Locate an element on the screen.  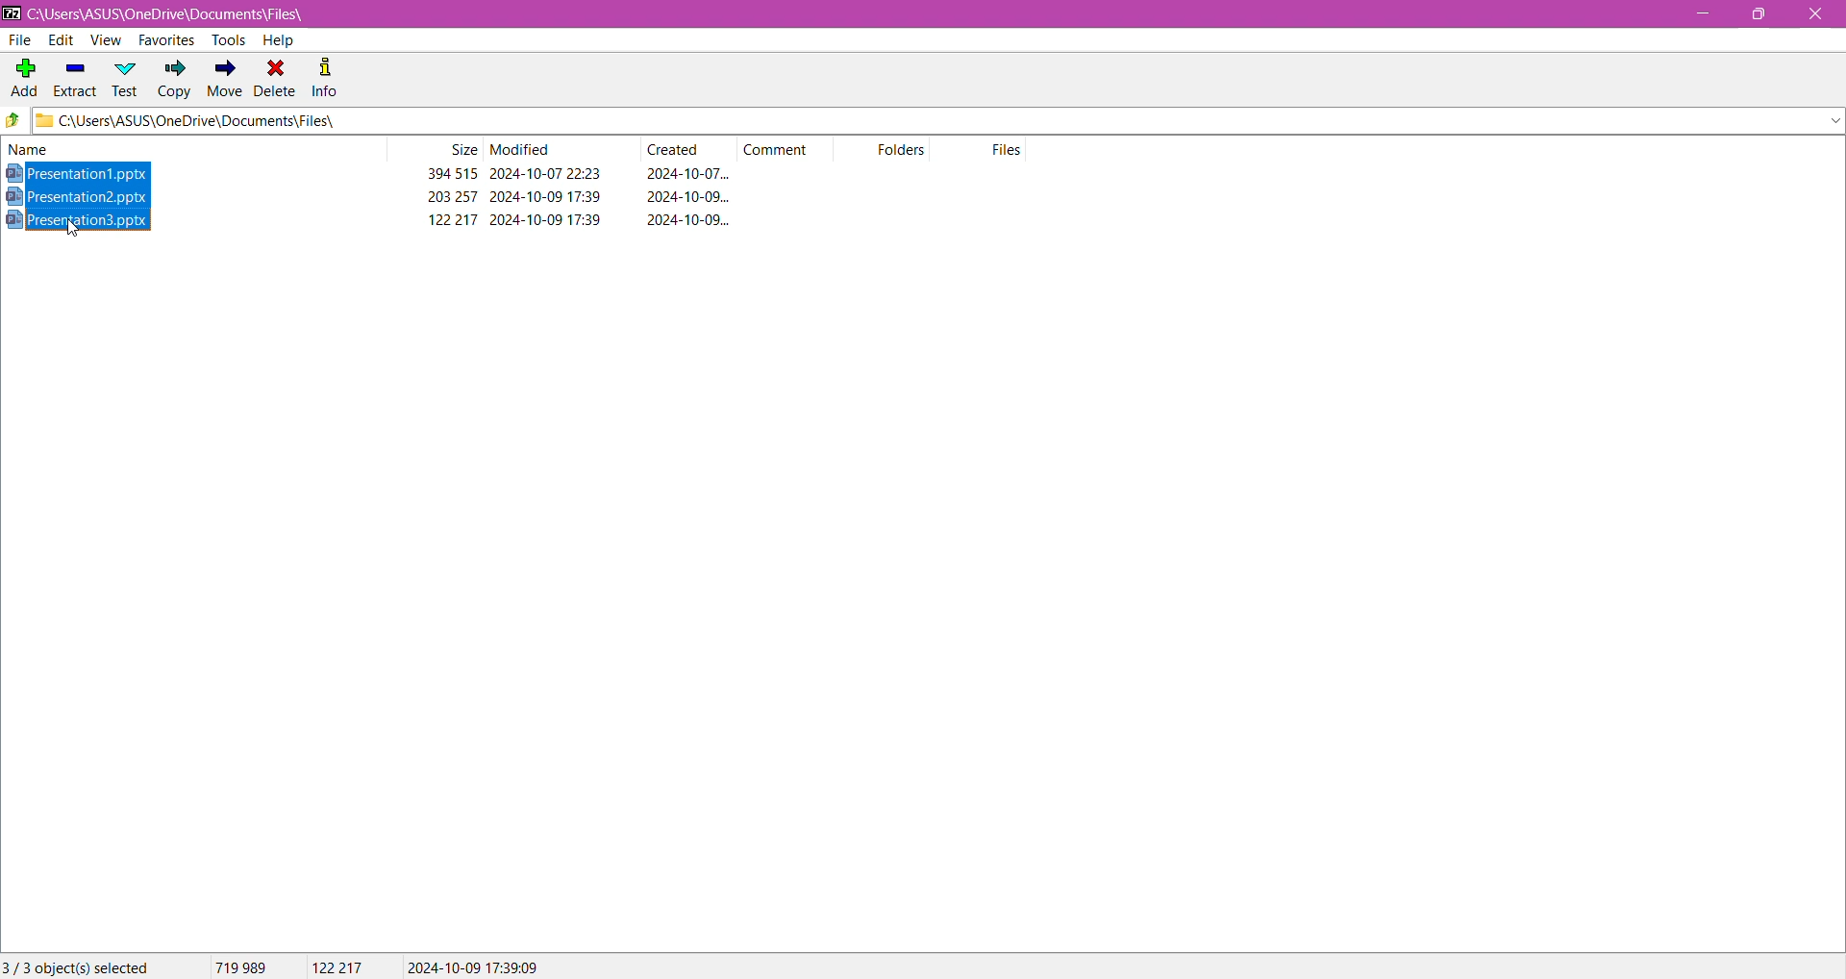
Extract is located at coordinates (74, 75).